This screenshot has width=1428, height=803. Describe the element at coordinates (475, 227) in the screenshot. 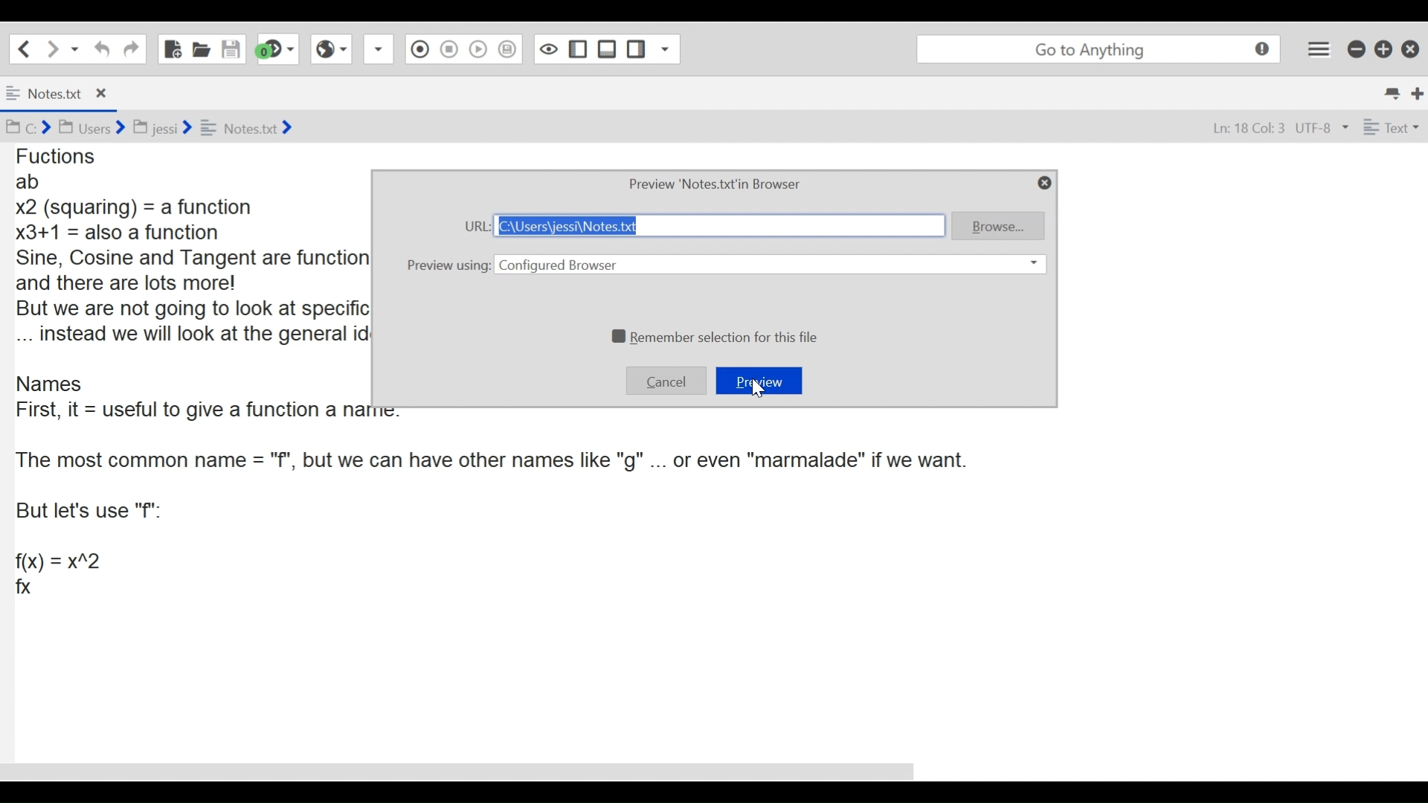

I see `URL:` at that location.